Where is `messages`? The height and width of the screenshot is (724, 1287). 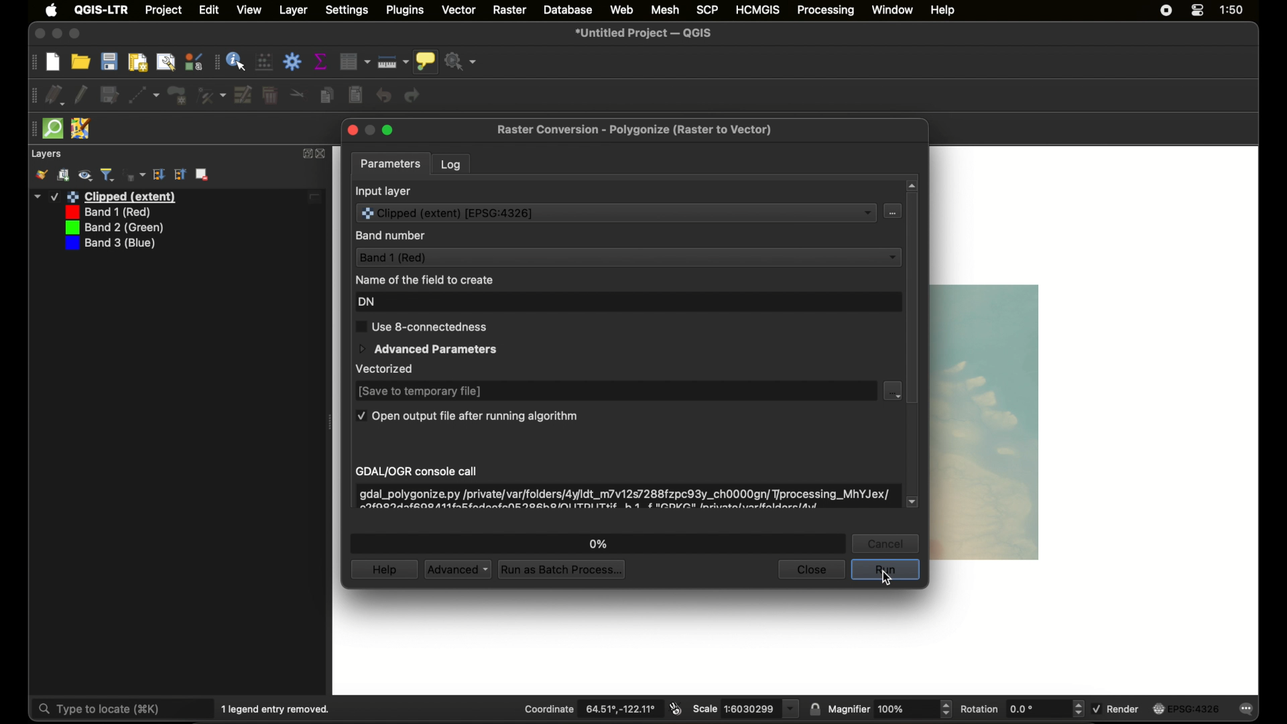
messages is located at coordinates (1247, 709).